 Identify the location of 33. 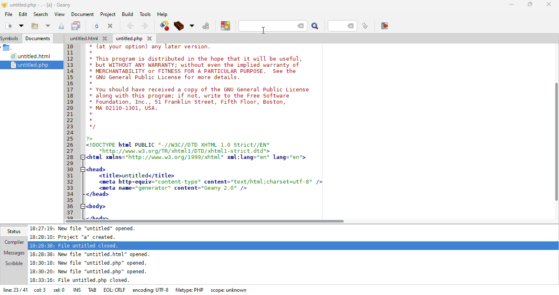
(70, 188).